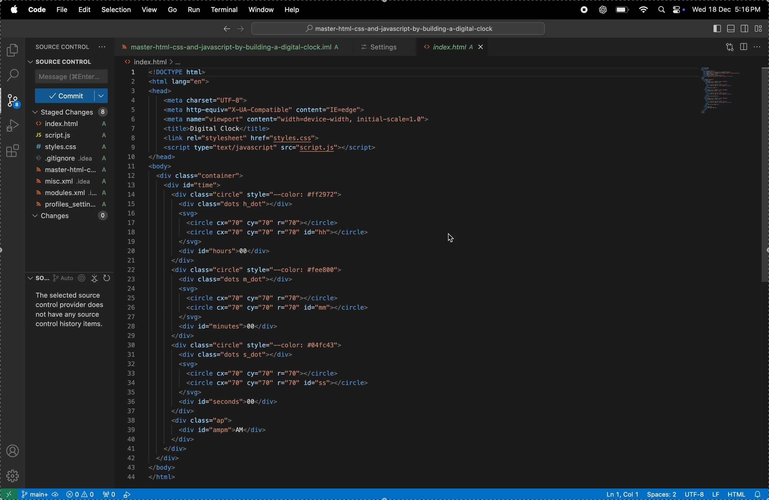  Describe the element at coordinates (86, 9) in the screenshot. I see `edit` at that location.